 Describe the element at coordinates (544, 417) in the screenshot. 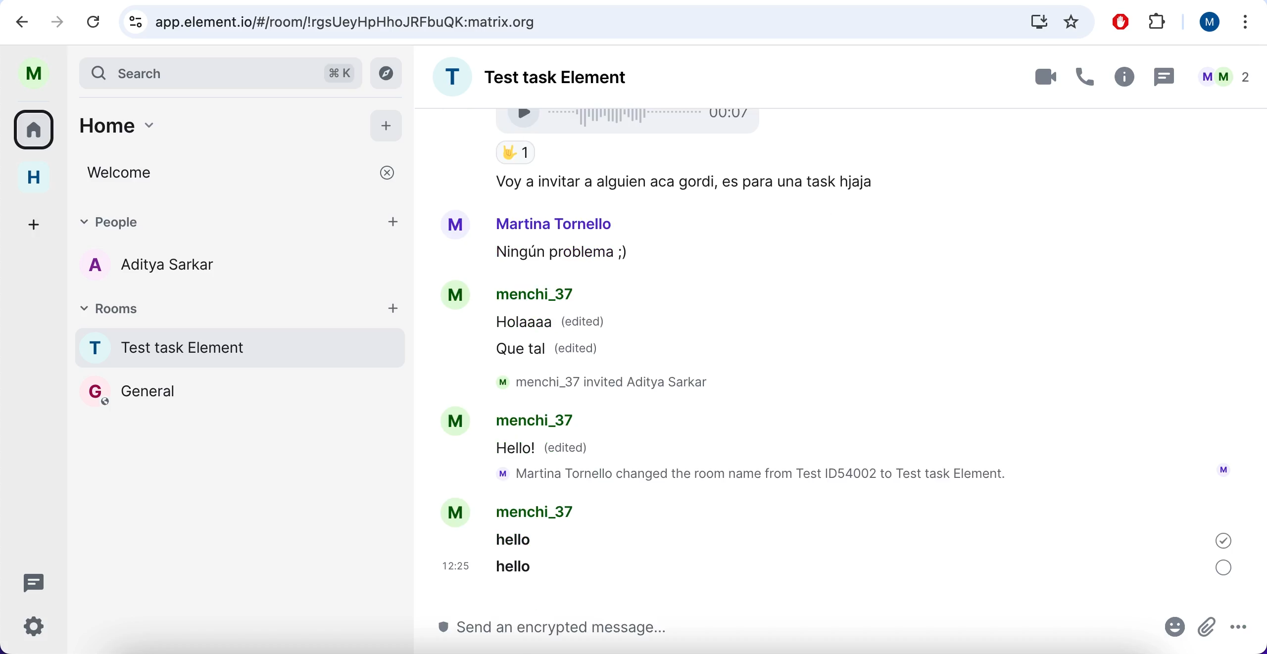

I see `menchi_37` at that location.